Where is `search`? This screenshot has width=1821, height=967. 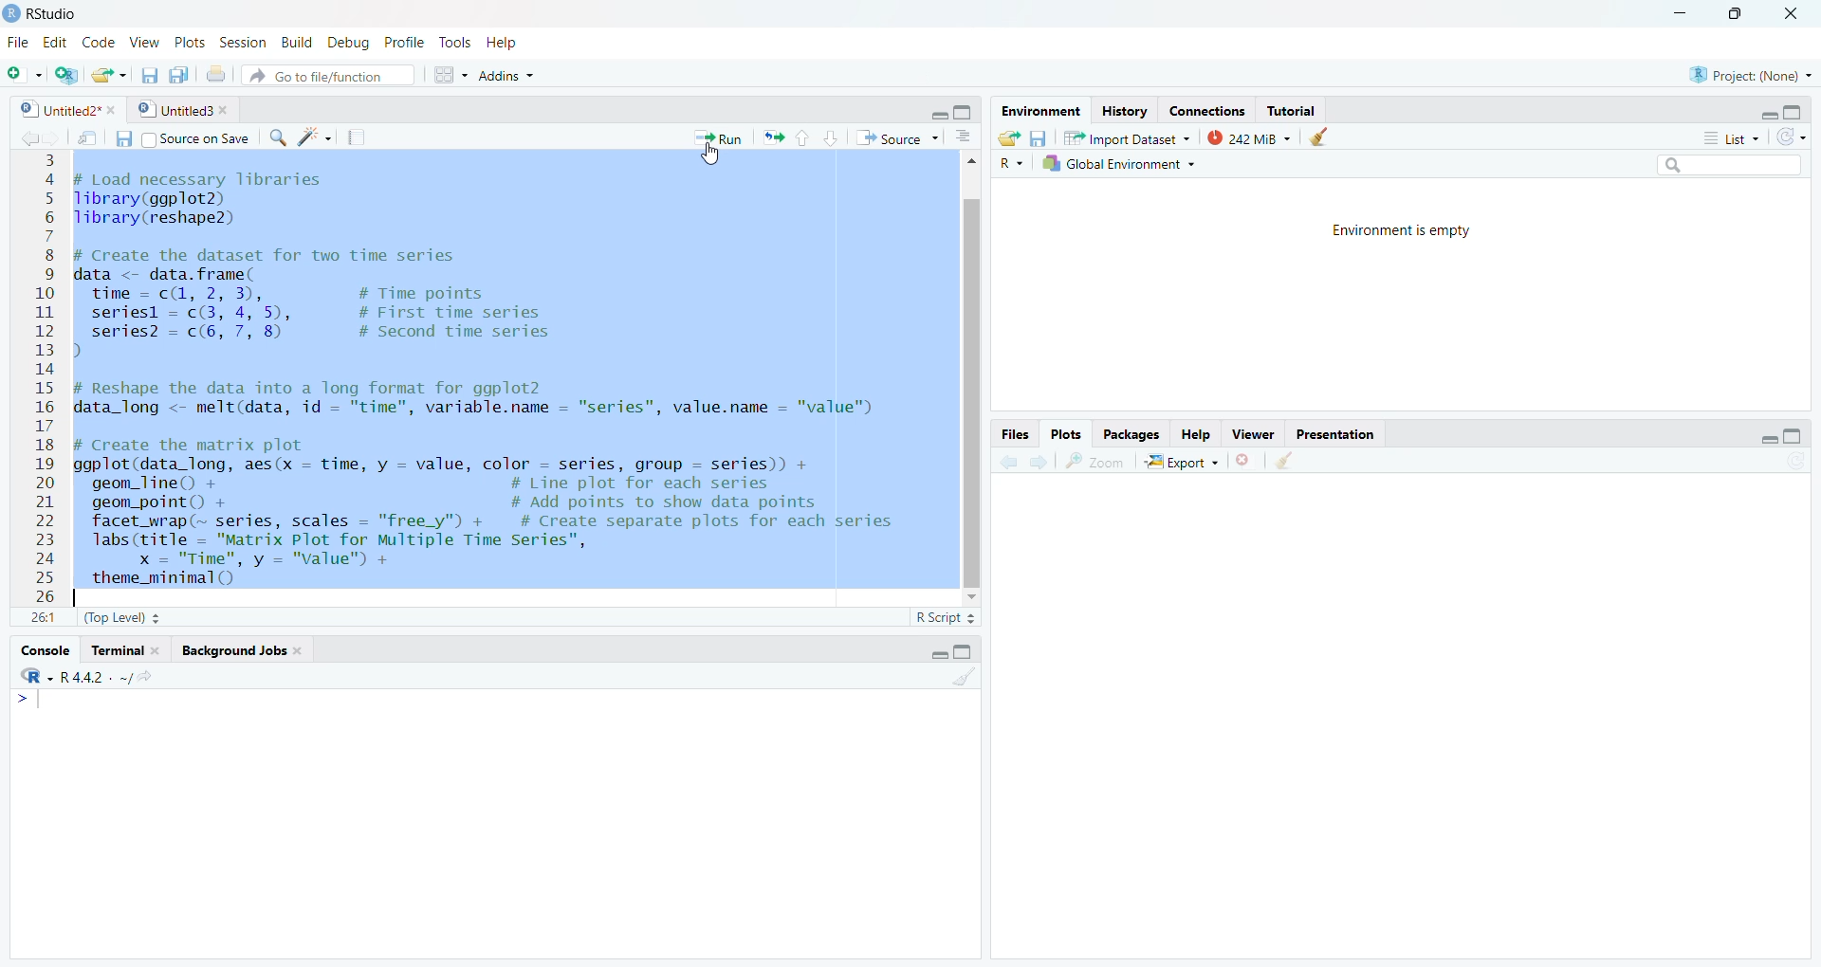 search is located at coordinates (276, 138).